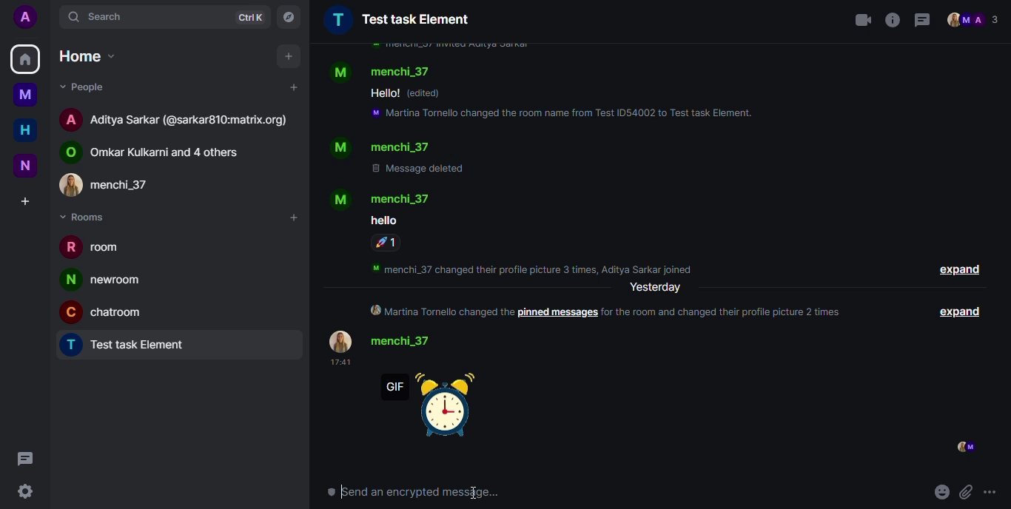 The height and width of the screenshot is (509, 1011). Describe the element at coordinates (160, 151) in the screenshot. I see `contact` at that location.